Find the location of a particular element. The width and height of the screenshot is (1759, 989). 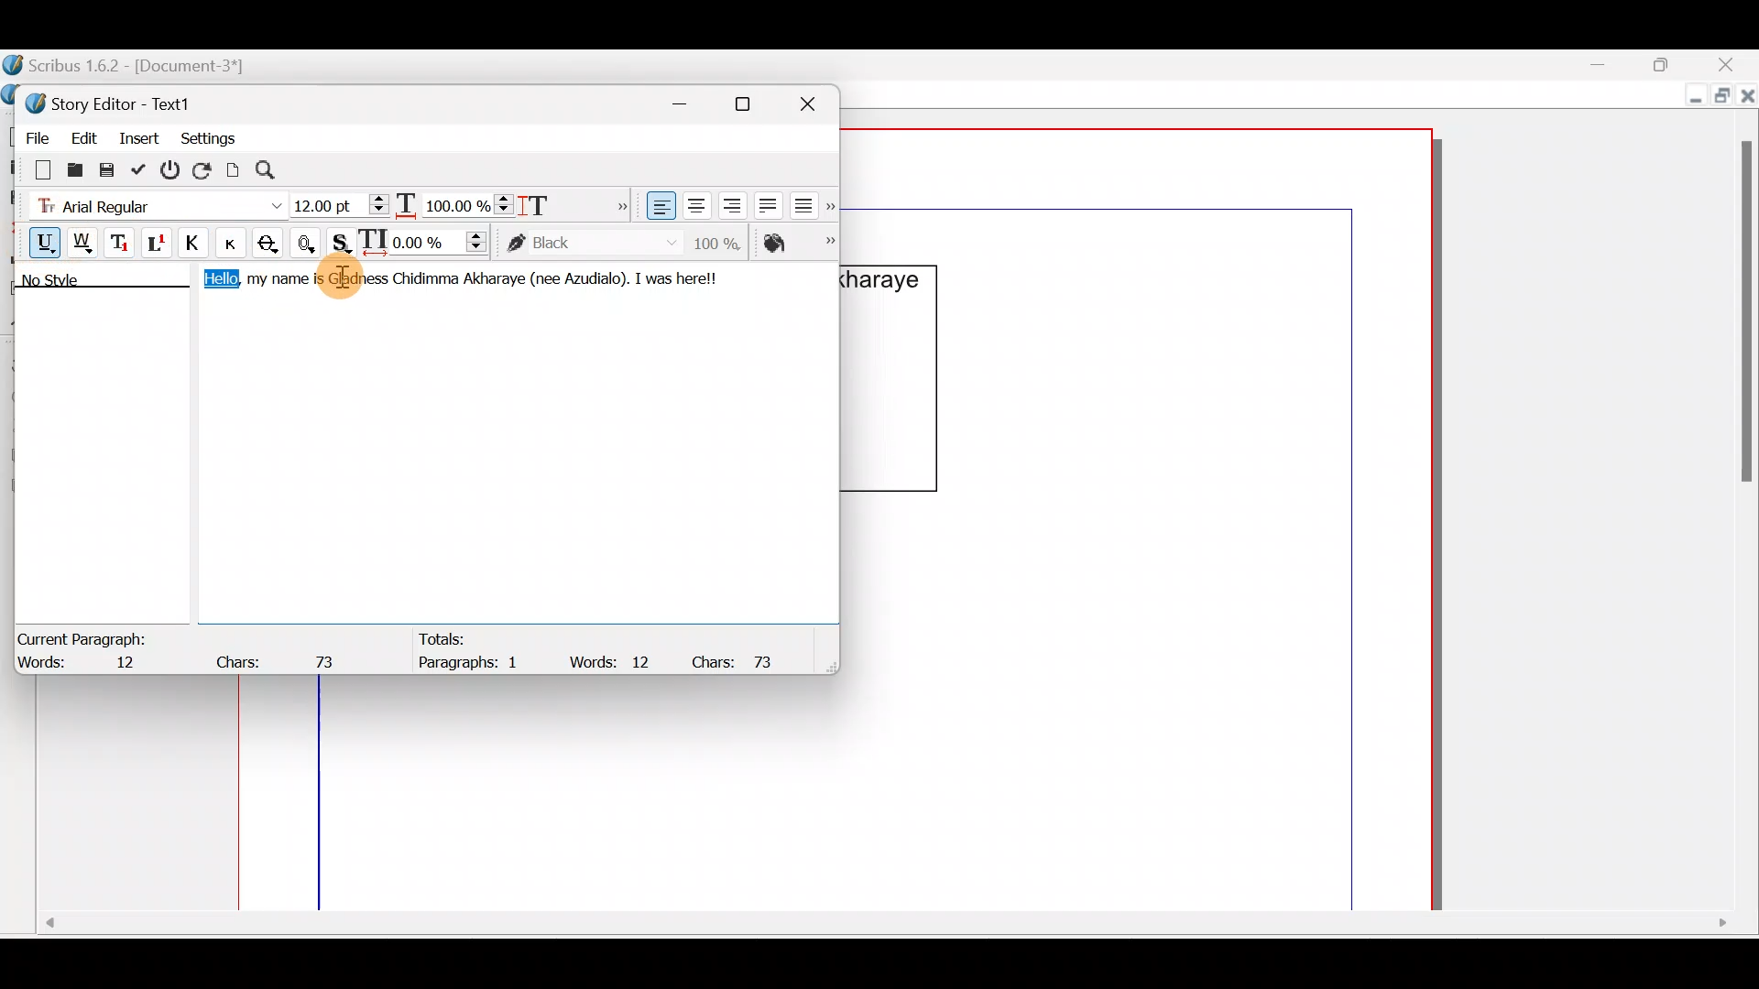

Maximize is located at coordinates (754, 103).